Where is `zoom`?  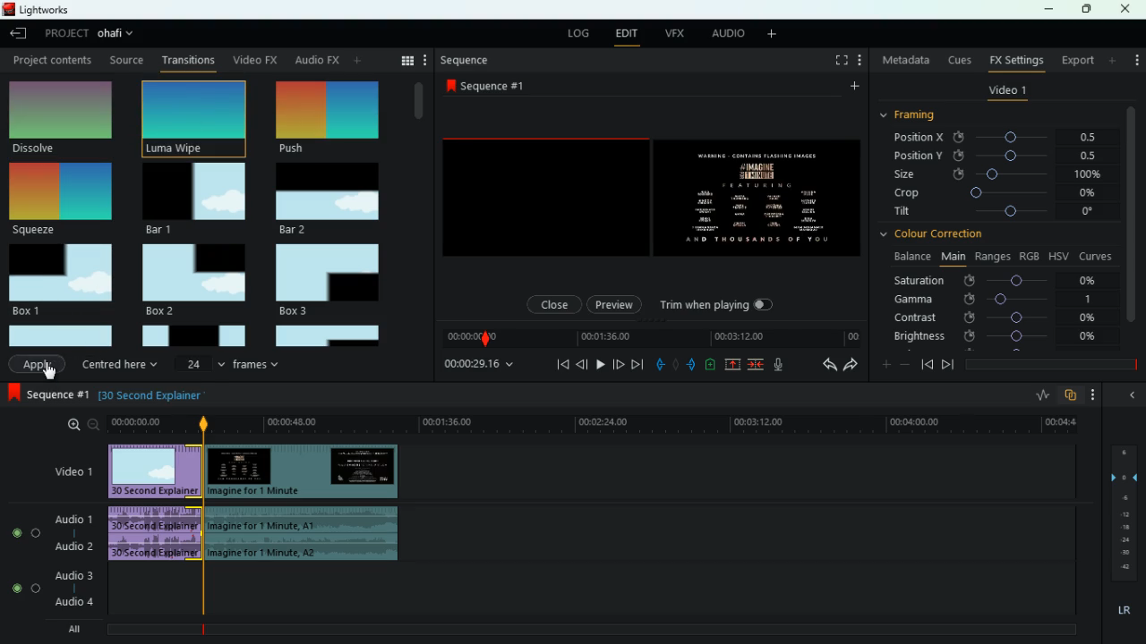
zoom is located at coordinates (81, 425).